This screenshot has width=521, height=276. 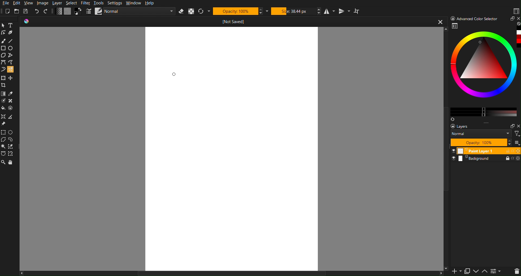 What do you see at coordinates (12, 163) in the screenshot?
I see `Pan` at bounding box center [12, 163].